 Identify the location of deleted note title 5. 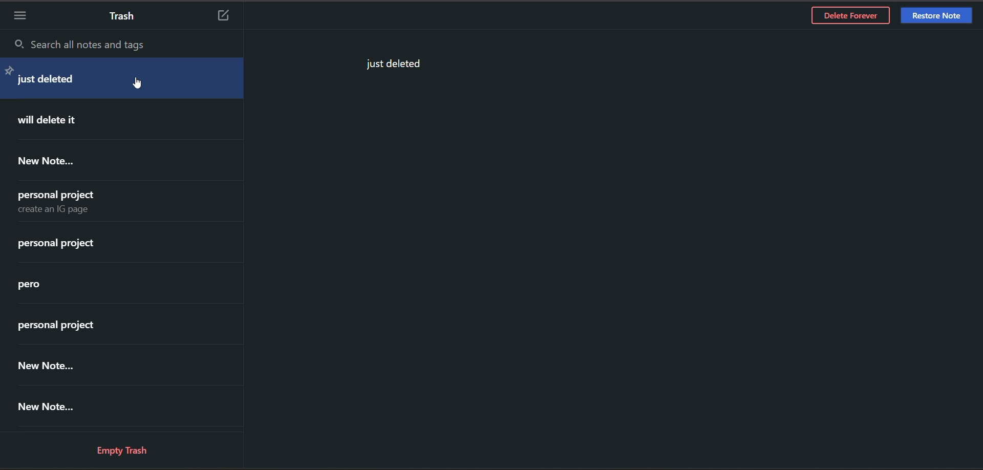
(76, 245).